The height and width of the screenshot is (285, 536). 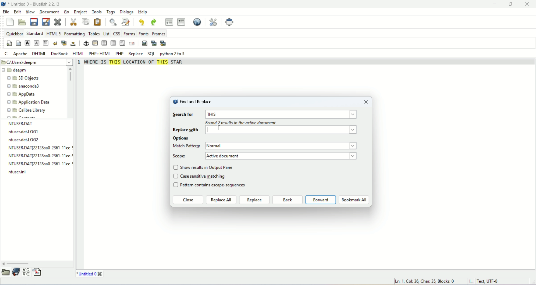 I want to click on view in browser, so click(x=197, y=22).